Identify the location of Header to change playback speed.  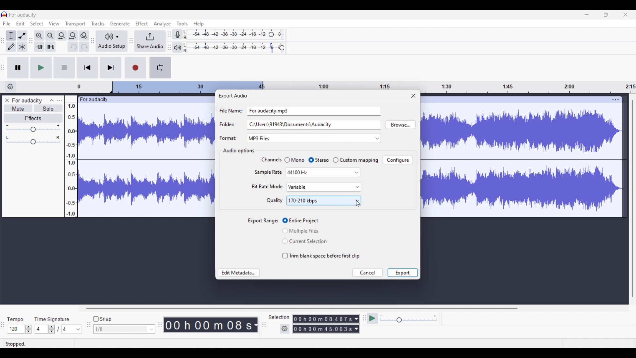
(282, 48).